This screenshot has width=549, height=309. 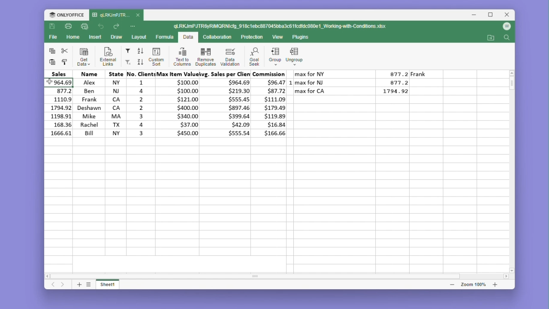 What do you see at coordinates (250, 37) in the screenshot?
I see `Protection` at bounding box center [250, 37].